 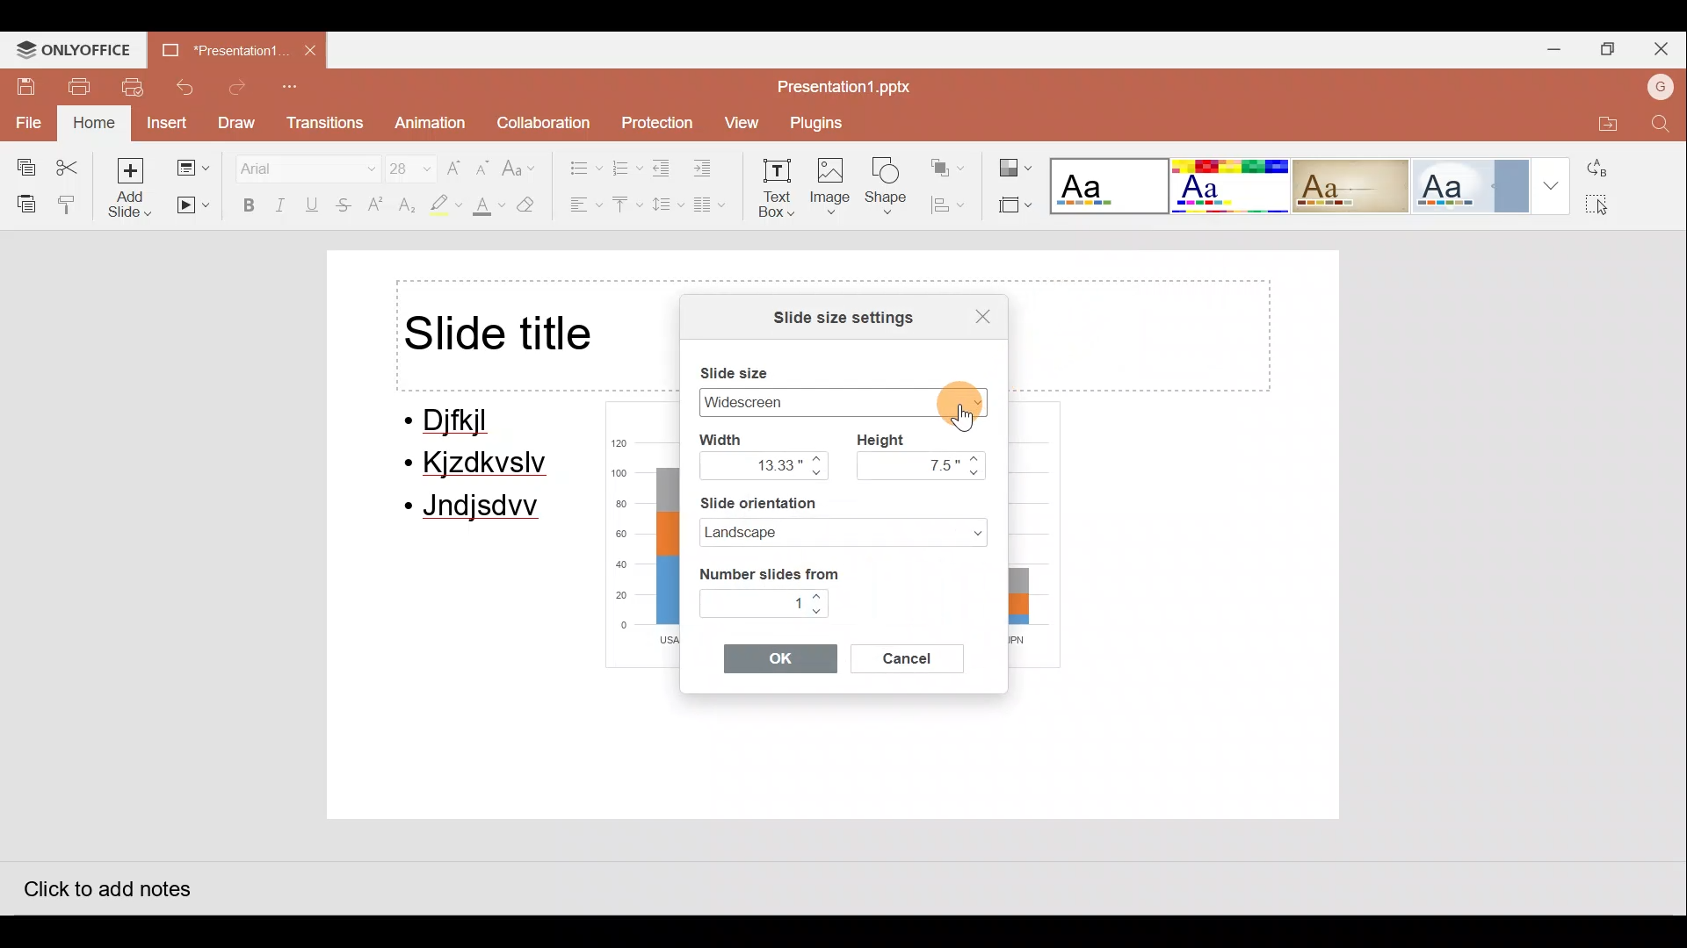 I want to click on Undo, so click(x=188, y=87).